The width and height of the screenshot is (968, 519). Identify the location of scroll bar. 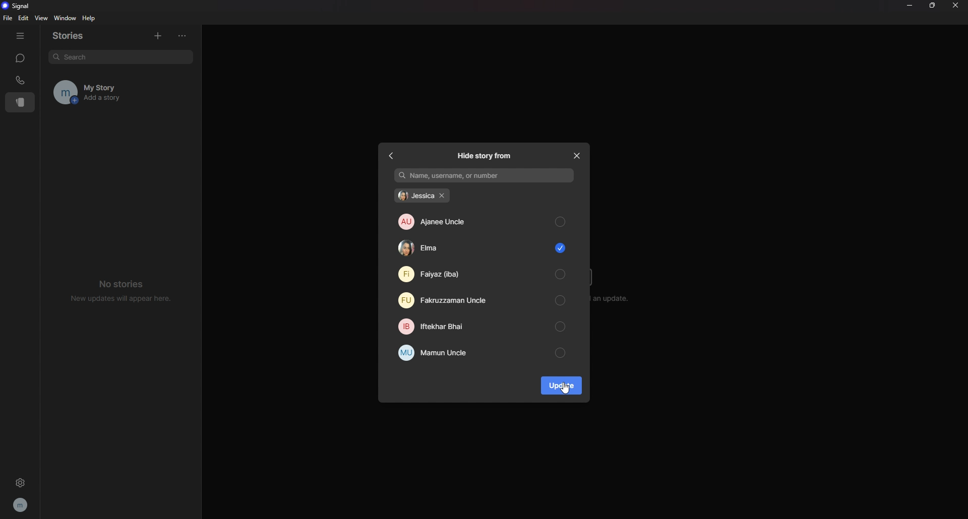
(579, 245).